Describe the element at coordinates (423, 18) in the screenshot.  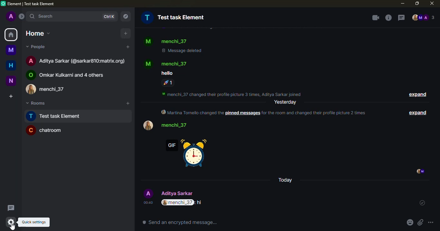
I see `people` at that location.